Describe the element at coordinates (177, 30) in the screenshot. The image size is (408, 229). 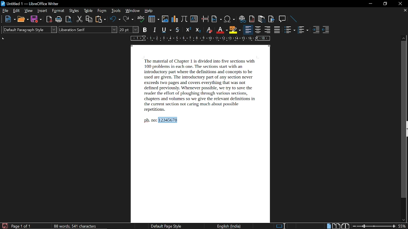
I see `strikethrough` at that location.